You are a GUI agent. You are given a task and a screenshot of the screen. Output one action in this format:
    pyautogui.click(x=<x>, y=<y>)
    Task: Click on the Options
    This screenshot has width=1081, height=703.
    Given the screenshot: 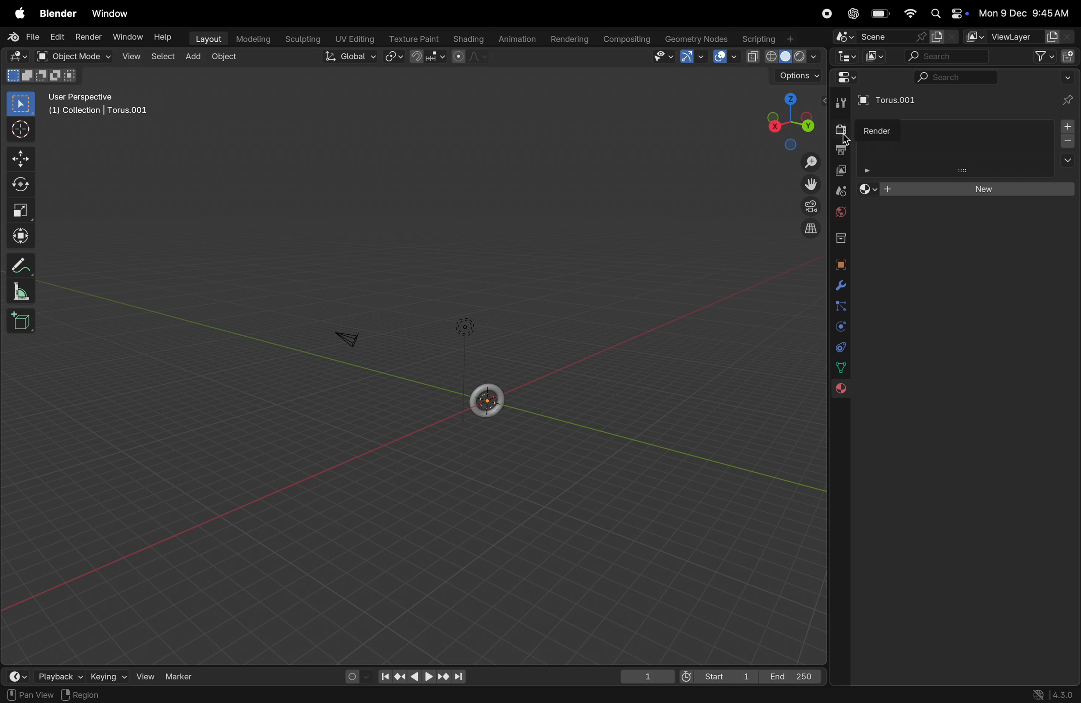 What is the action you would take?
    pyautogui.click(x=795, y=75)
    